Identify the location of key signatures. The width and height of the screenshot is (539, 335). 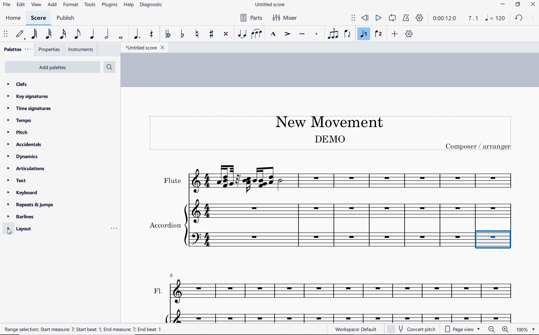
(27, 96).